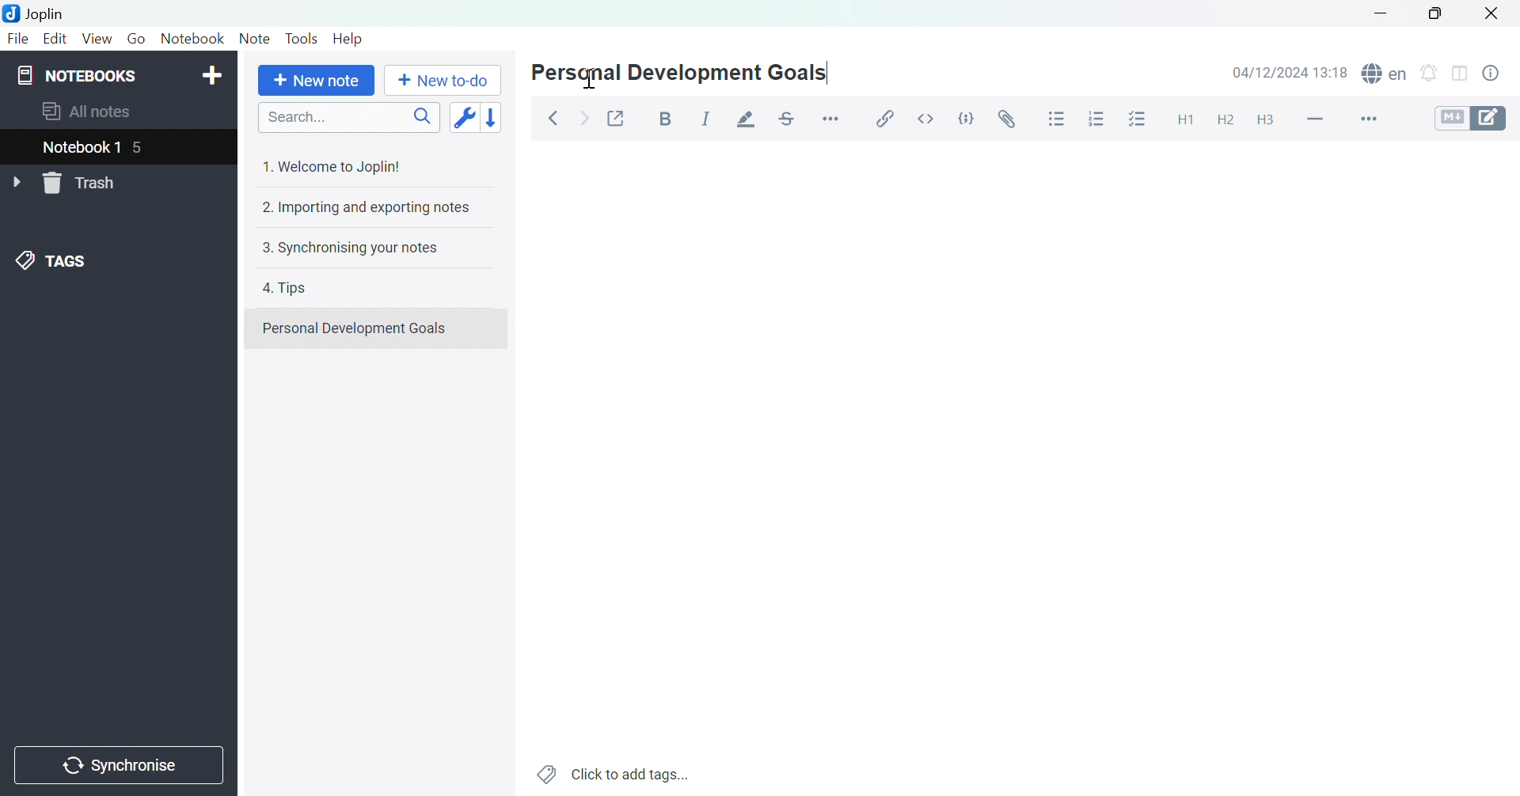  I want to click on Bold, so click(664, 119).